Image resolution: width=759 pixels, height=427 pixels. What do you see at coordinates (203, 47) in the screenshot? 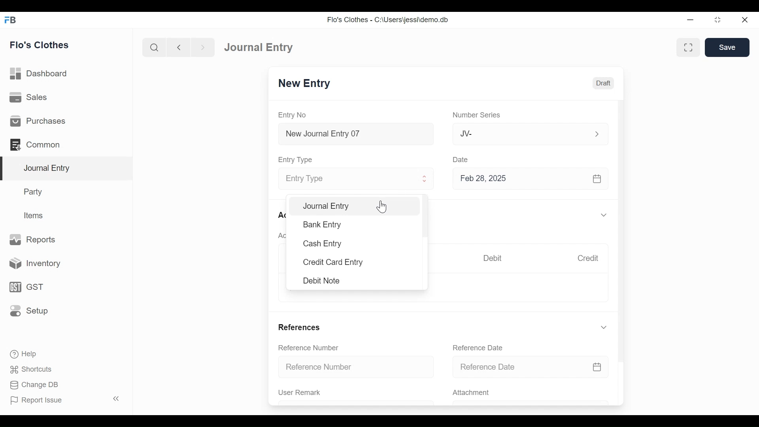
I see `Navigate Forward` at bounding box center [203, 47].